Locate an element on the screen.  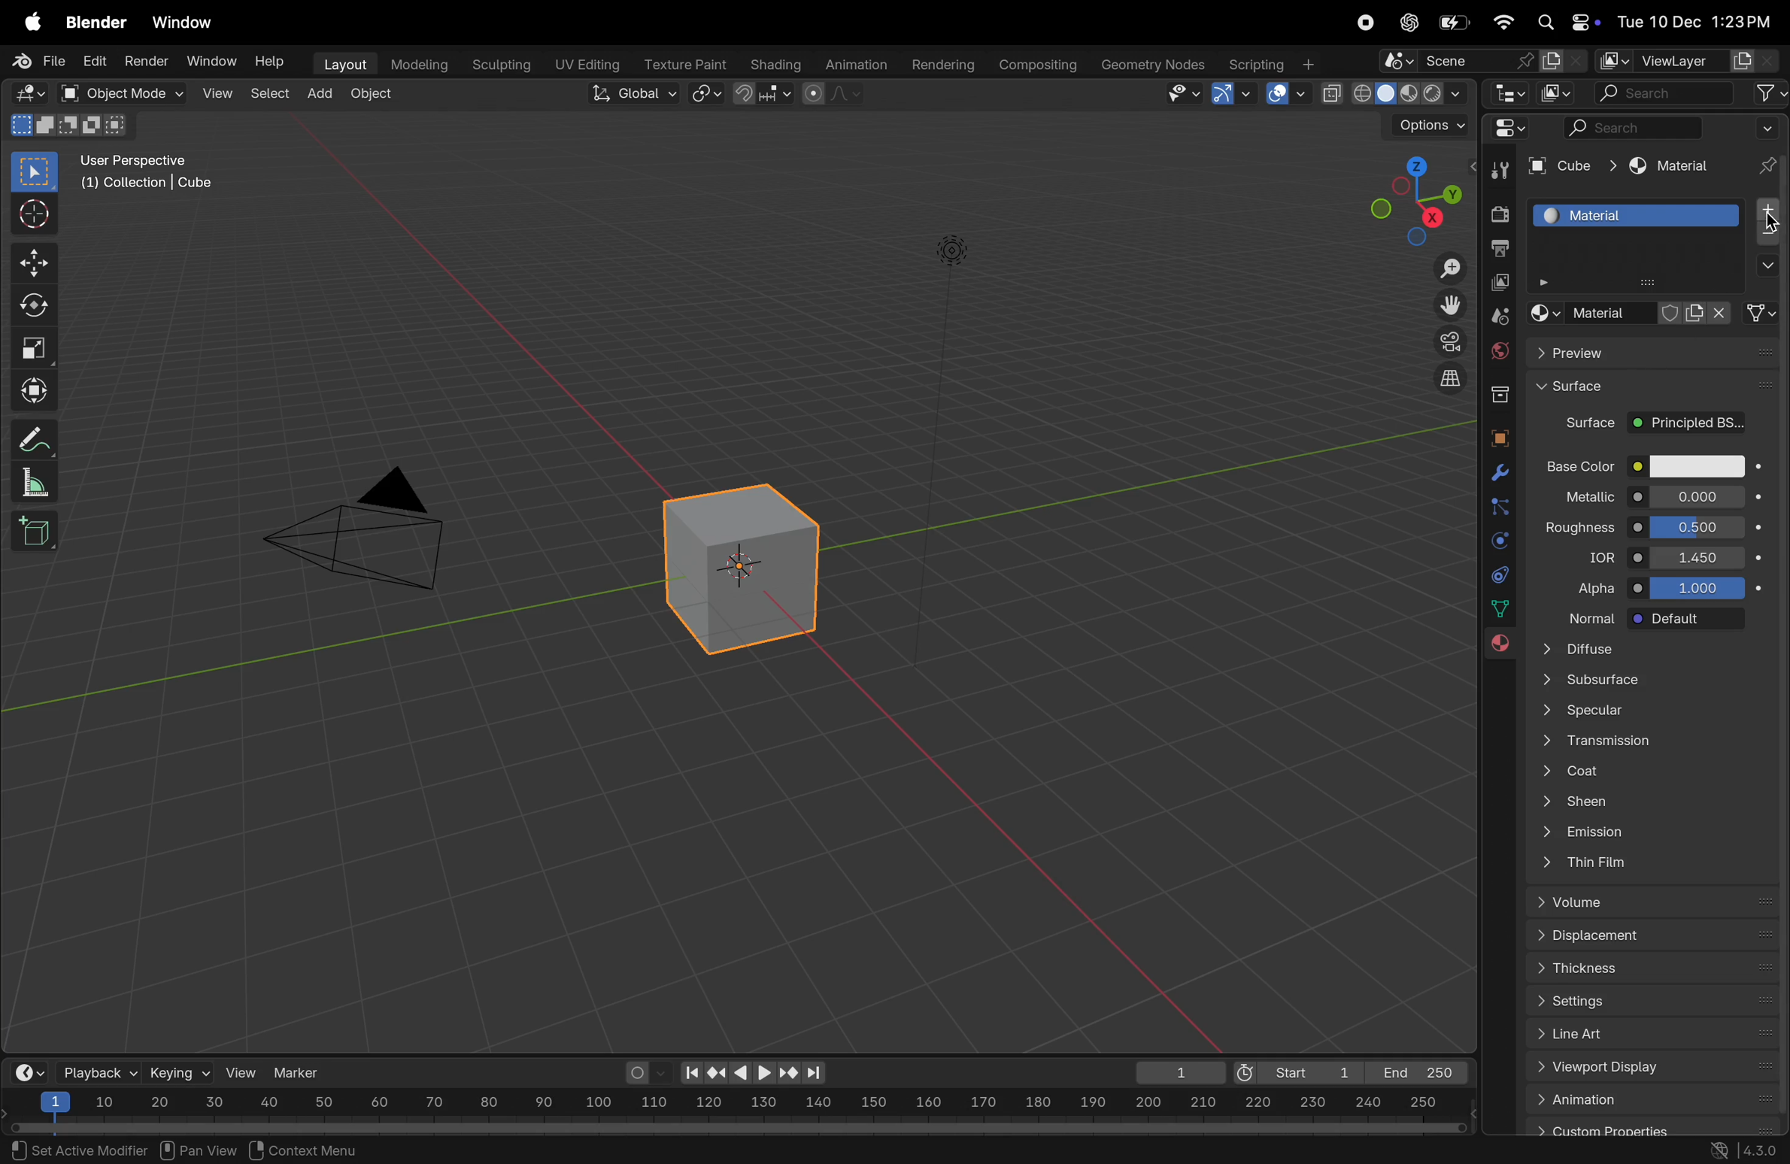
settings is located at coordinates (1649, 1001).